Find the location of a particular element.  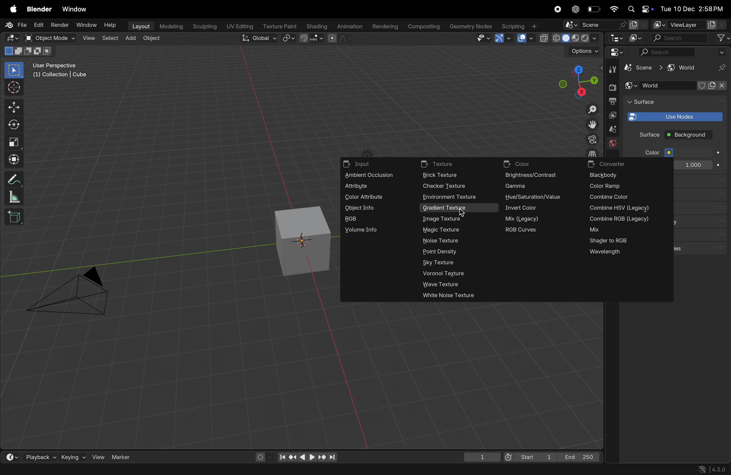

attribute is located at coordinates (368, 187).